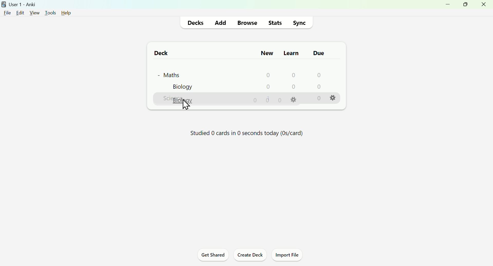 This screenshot has width=493, height=266. Describe the element at coordinates (34, 12) in the screenshot. I see `View` at that location.